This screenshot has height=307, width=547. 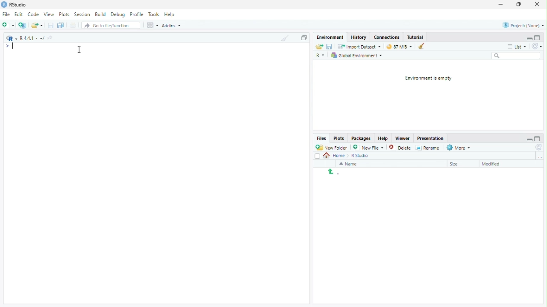 I want to click on Save, so click(x=329, y=46).